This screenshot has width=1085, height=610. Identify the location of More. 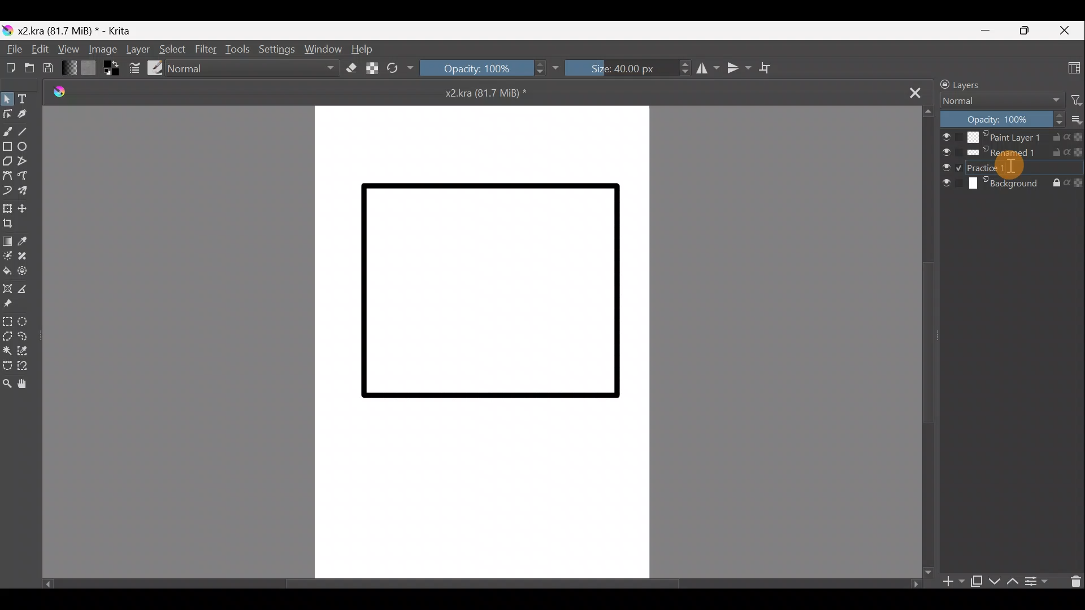
(1076, 120).